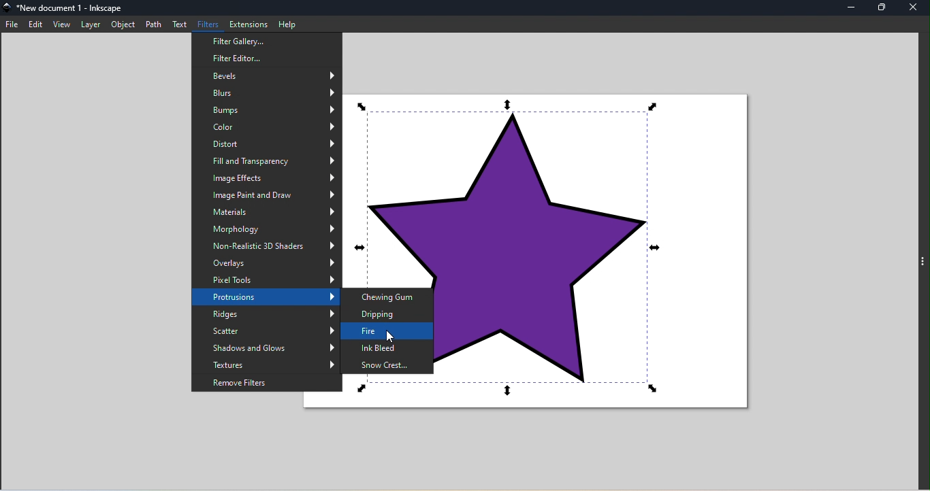 This screenshot has height=491, width=930. I want to click on Image paint and draw, so click(266, 195).